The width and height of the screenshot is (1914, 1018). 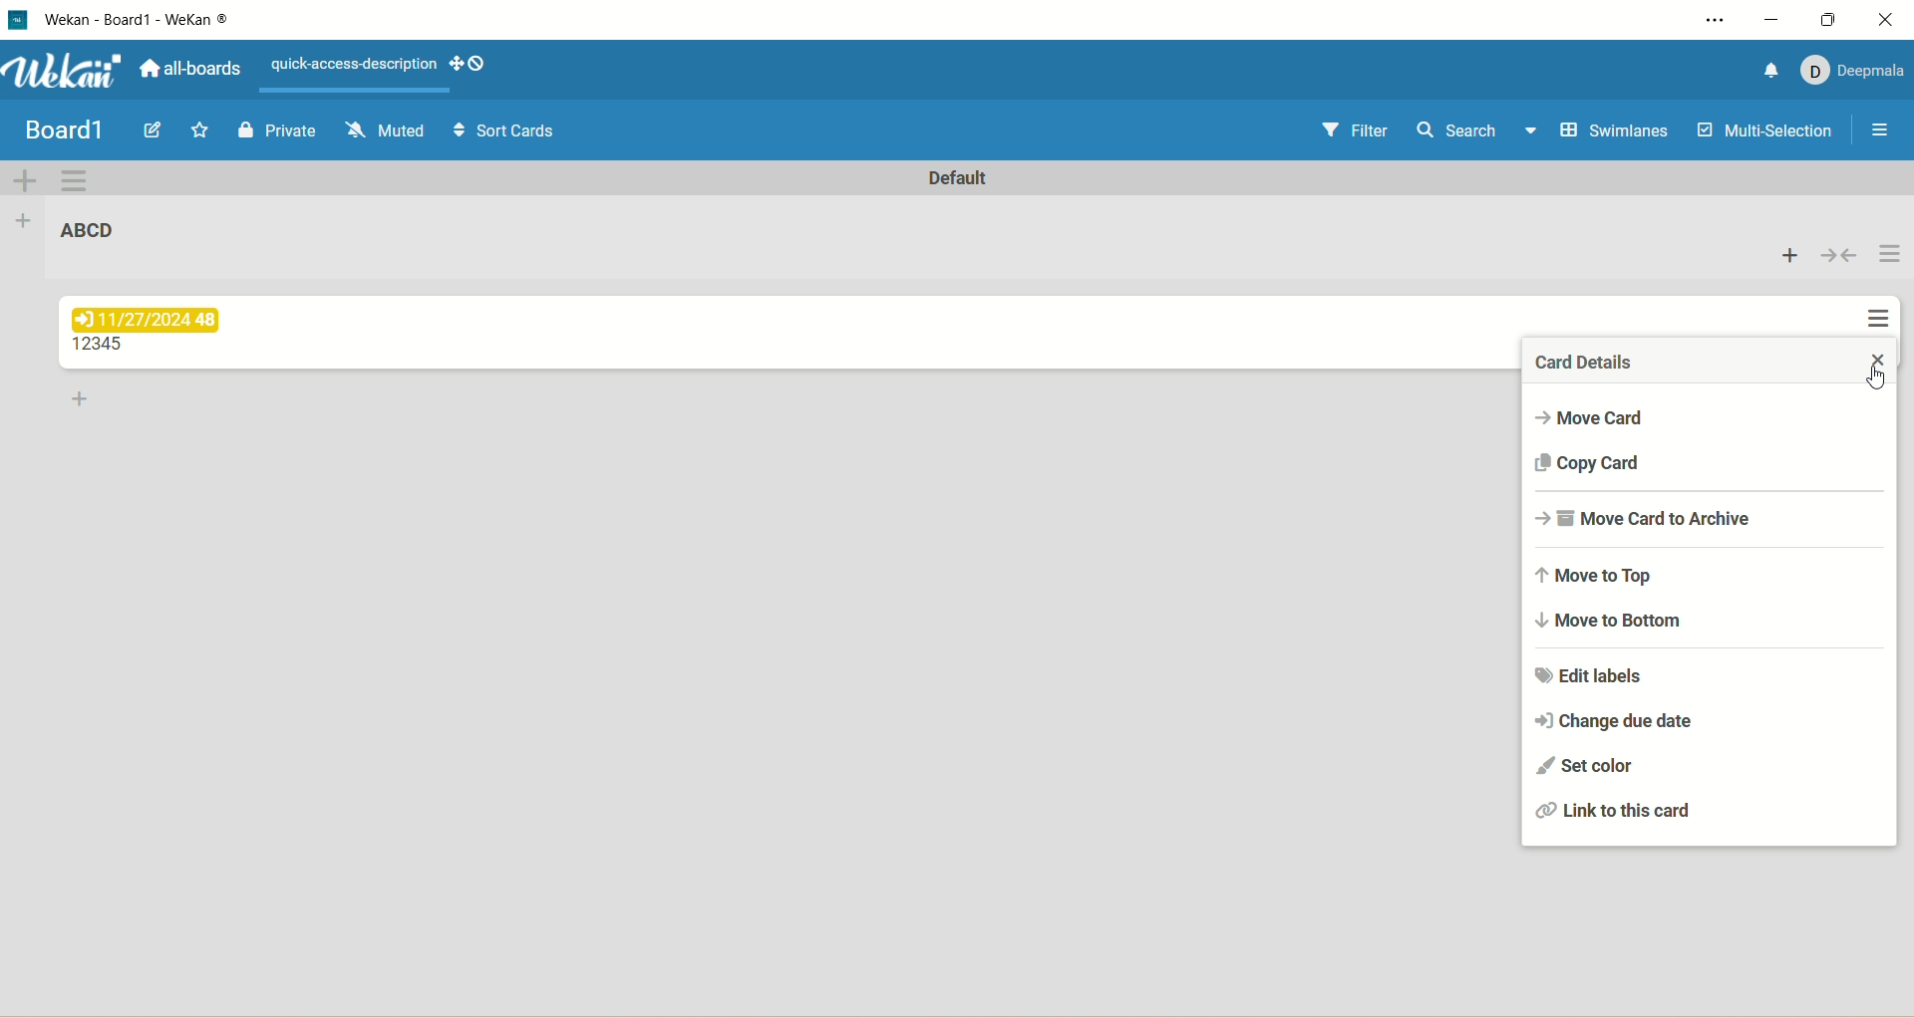 I want to click on move to top, so click(x=1608, y=572).